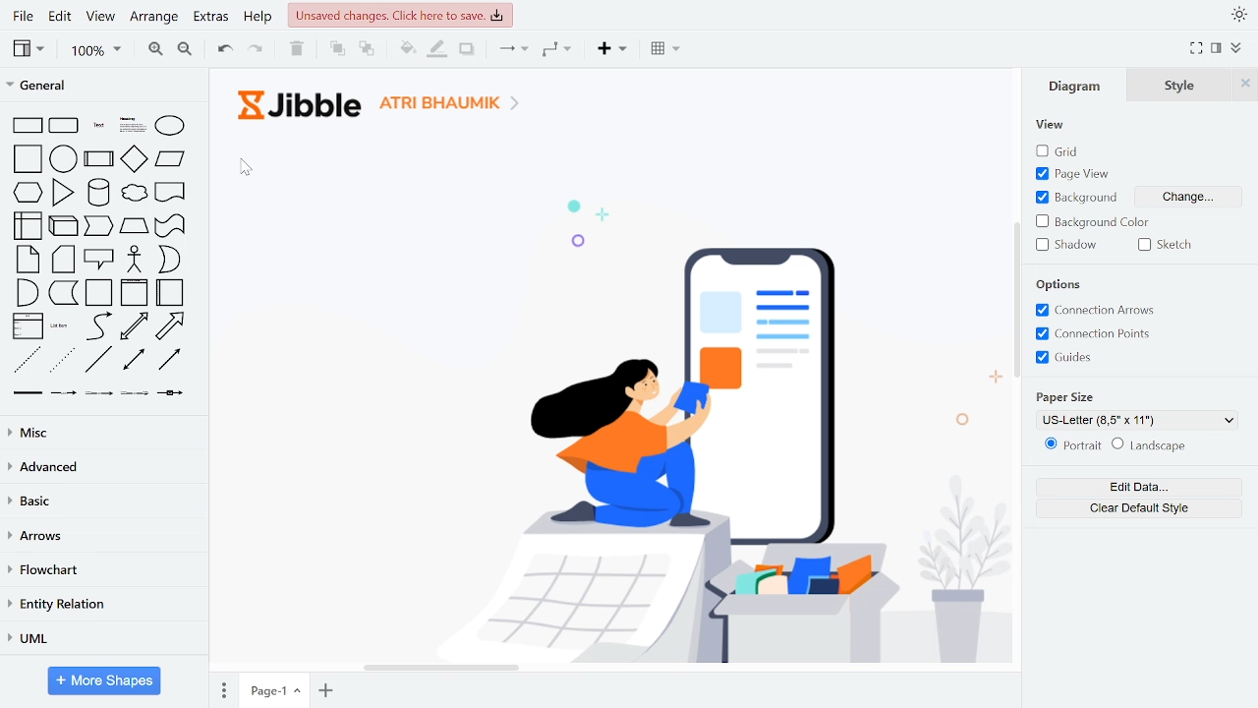 This screenshot has width=1258, height=708. What do you see at coordinates (170, 158) in the screenshot?
I see `general shapes` at bounding box center [170, 158].